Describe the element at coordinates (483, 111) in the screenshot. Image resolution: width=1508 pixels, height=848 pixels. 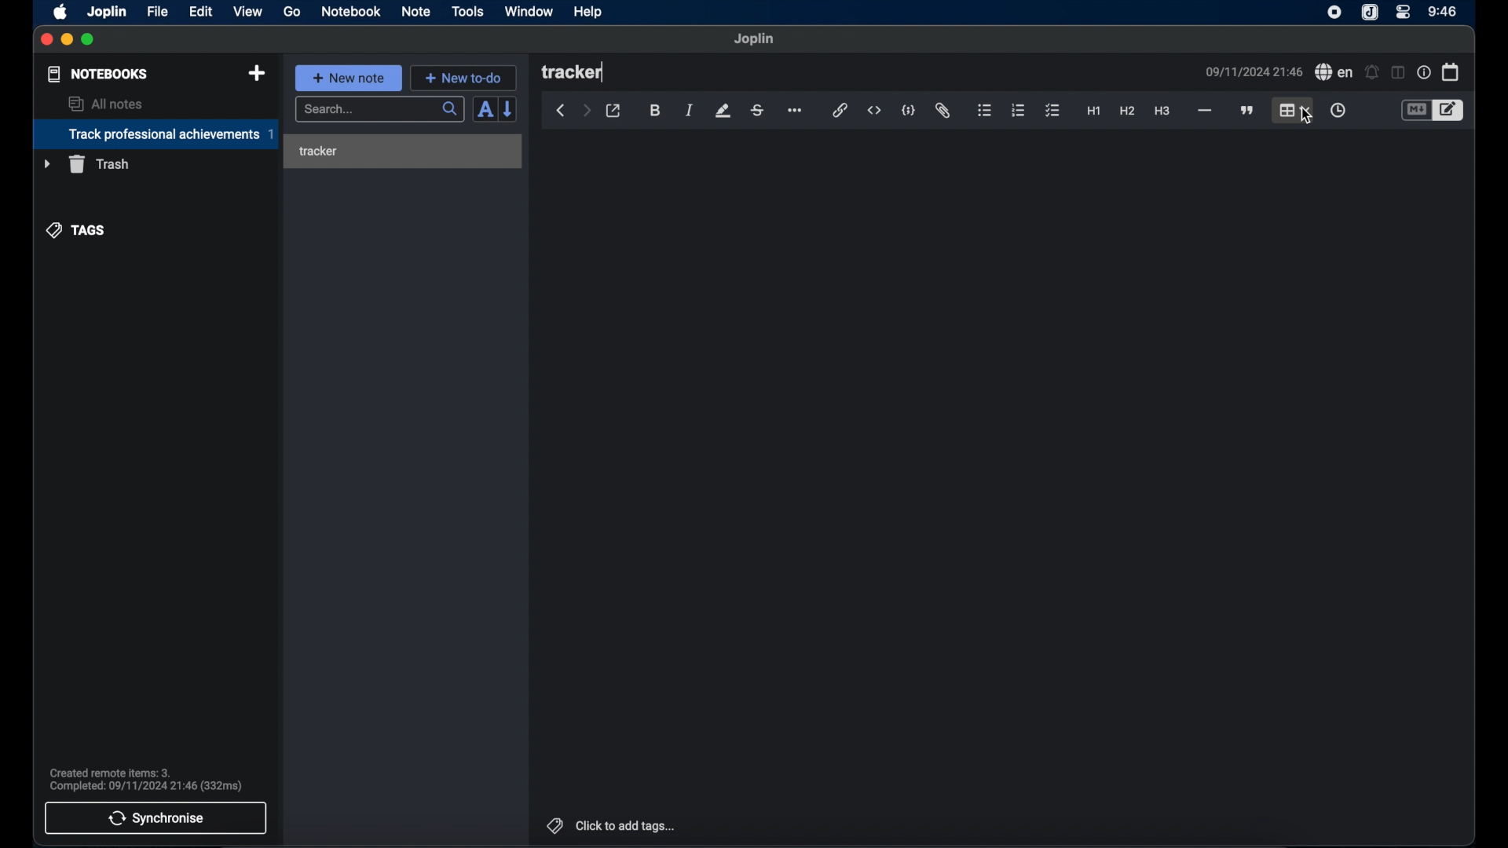
I see `toggle sort order field` at that location.